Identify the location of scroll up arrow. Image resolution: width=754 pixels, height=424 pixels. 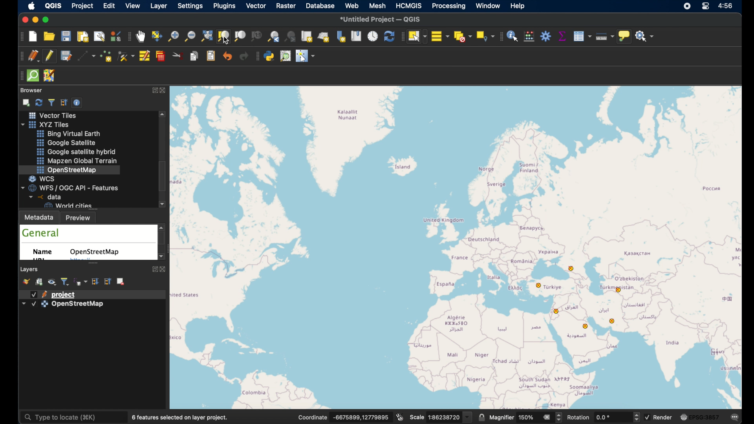
(163, 115).